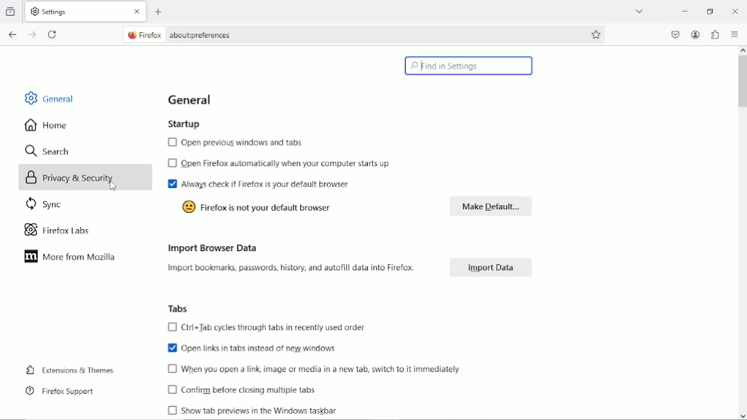  Describe the element at coordinates (57, 391) in the screenshot. I see `firefox support` at that location.